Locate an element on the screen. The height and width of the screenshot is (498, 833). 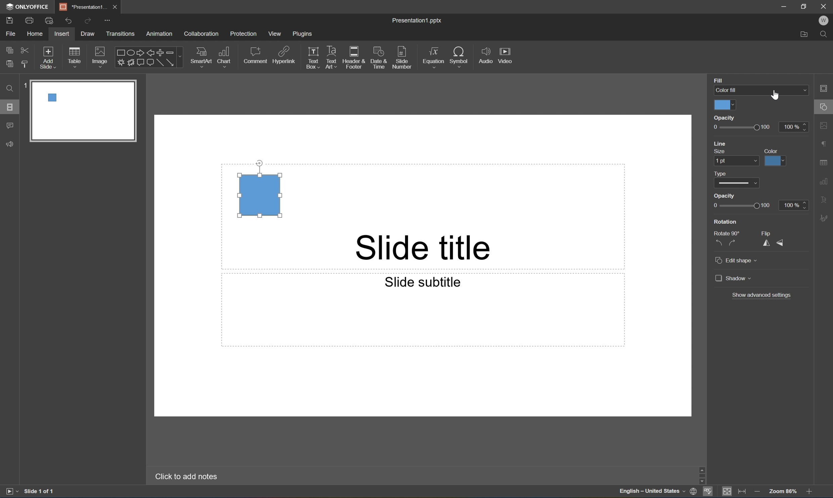
Slider is located at coordinates (741, 129).